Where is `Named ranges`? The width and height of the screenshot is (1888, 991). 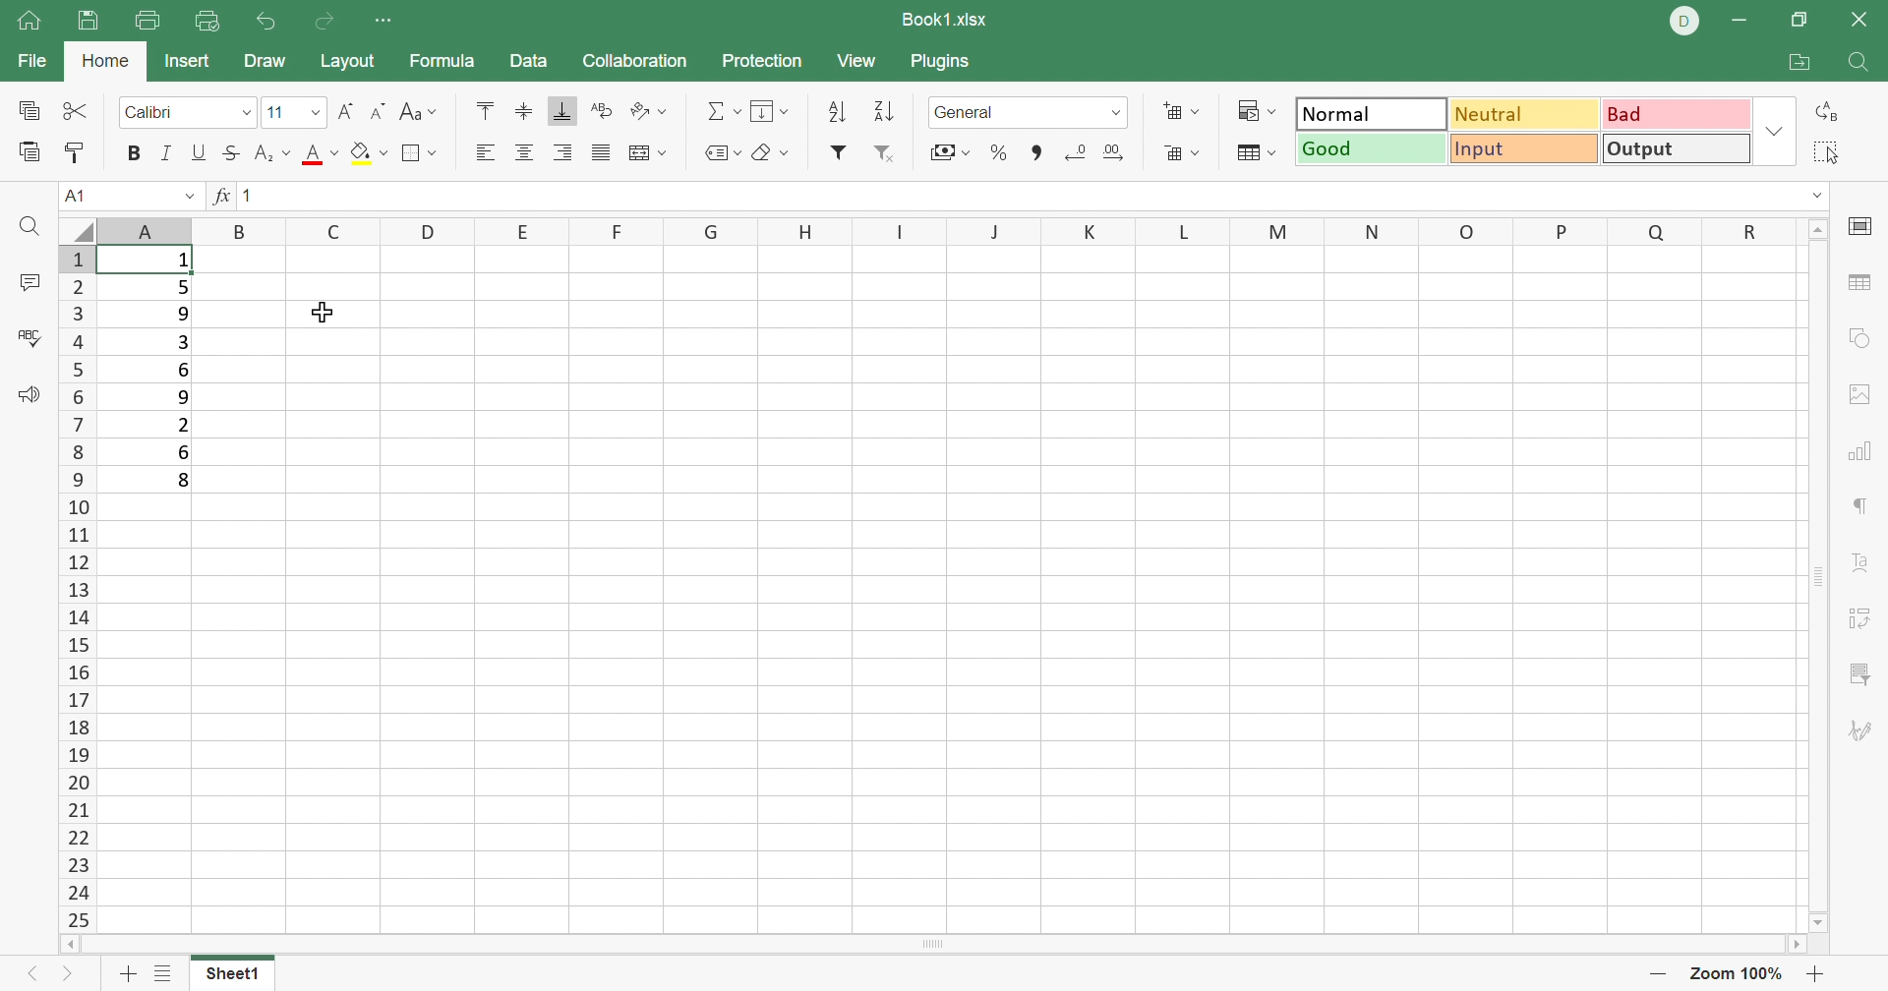
Named ranges is located at coordinates (721, 155).